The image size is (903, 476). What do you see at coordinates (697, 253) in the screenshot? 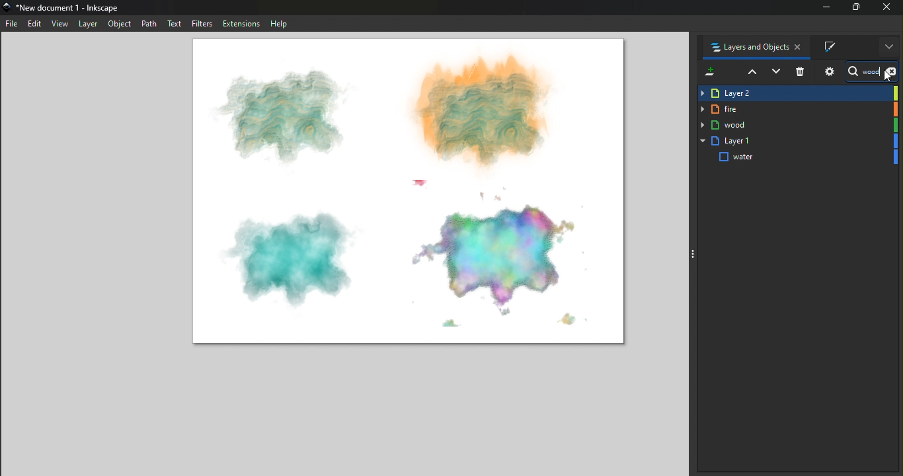
I see `Toggle command panel` at bounding box center [697, 253].